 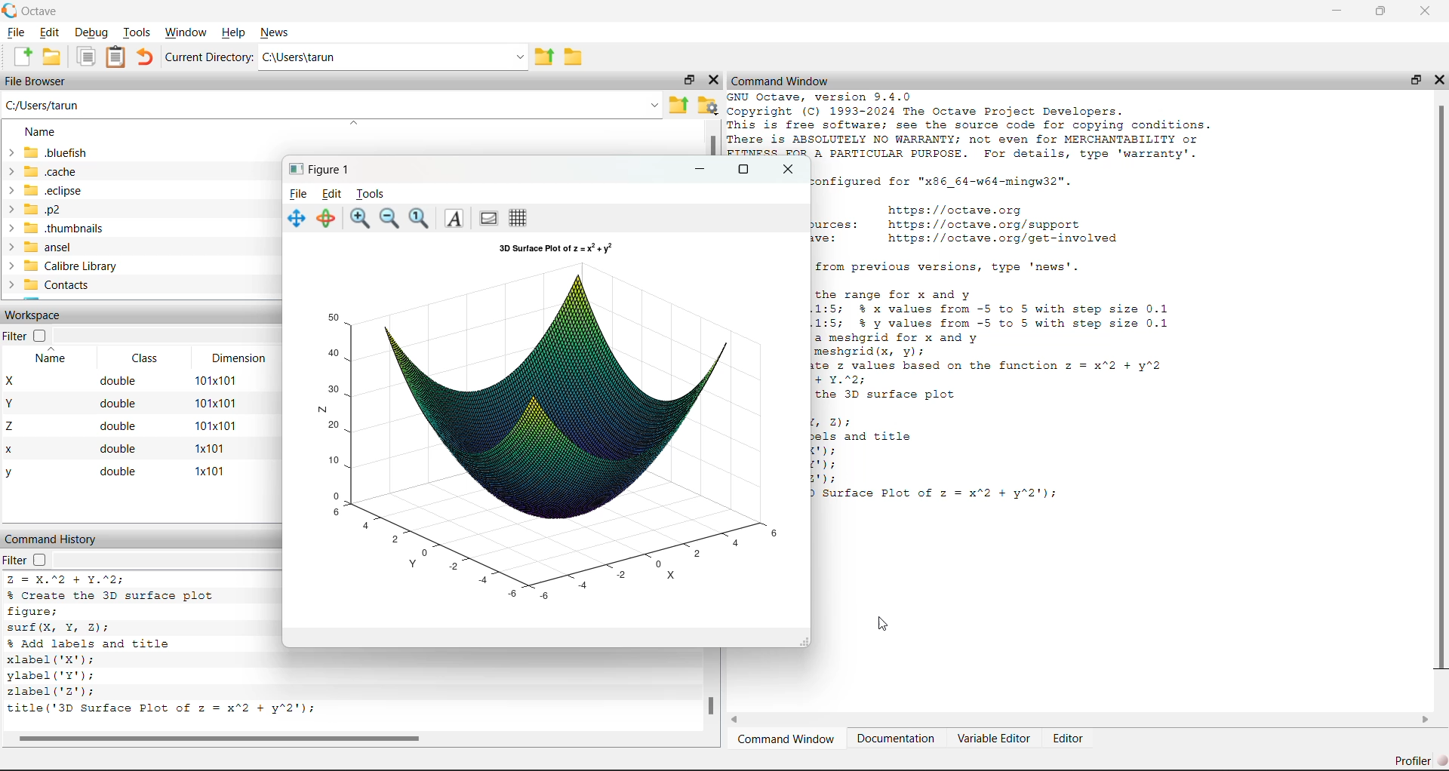 I want to click on Zoom in, so click(x=360, y=216).